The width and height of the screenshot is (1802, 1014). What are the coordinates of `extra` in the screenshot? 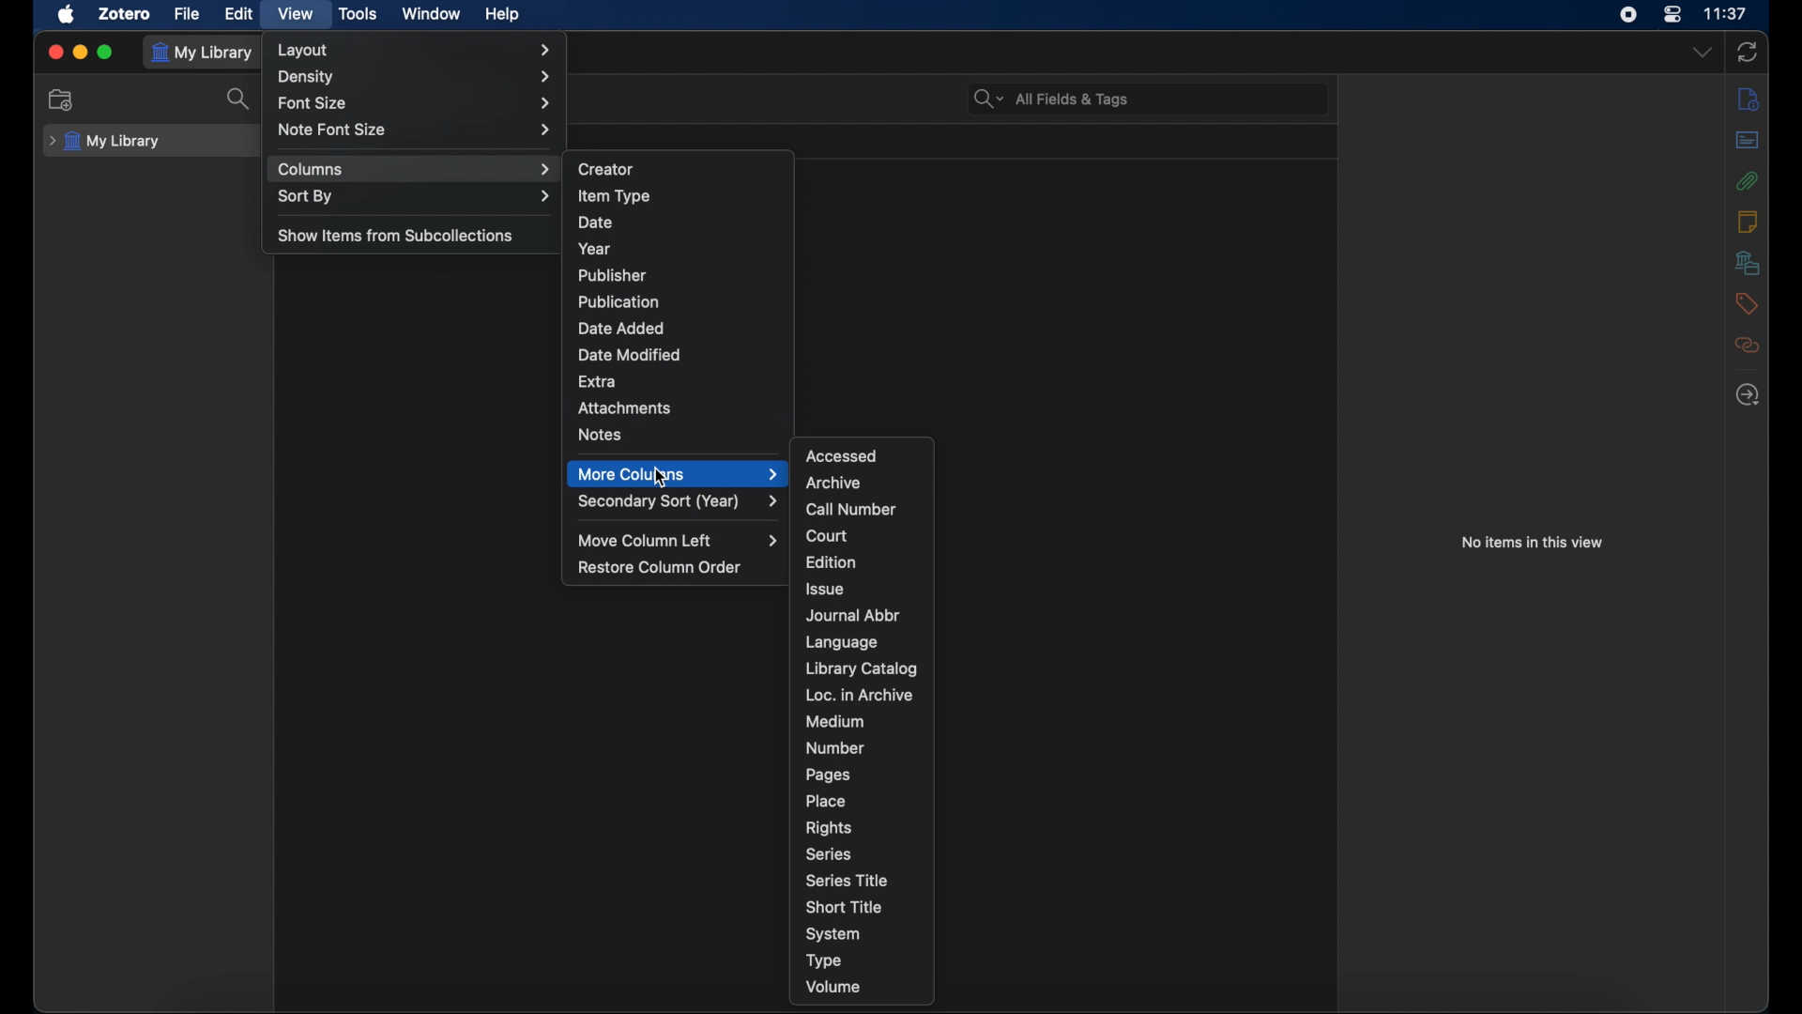 It's located at (598, 380).